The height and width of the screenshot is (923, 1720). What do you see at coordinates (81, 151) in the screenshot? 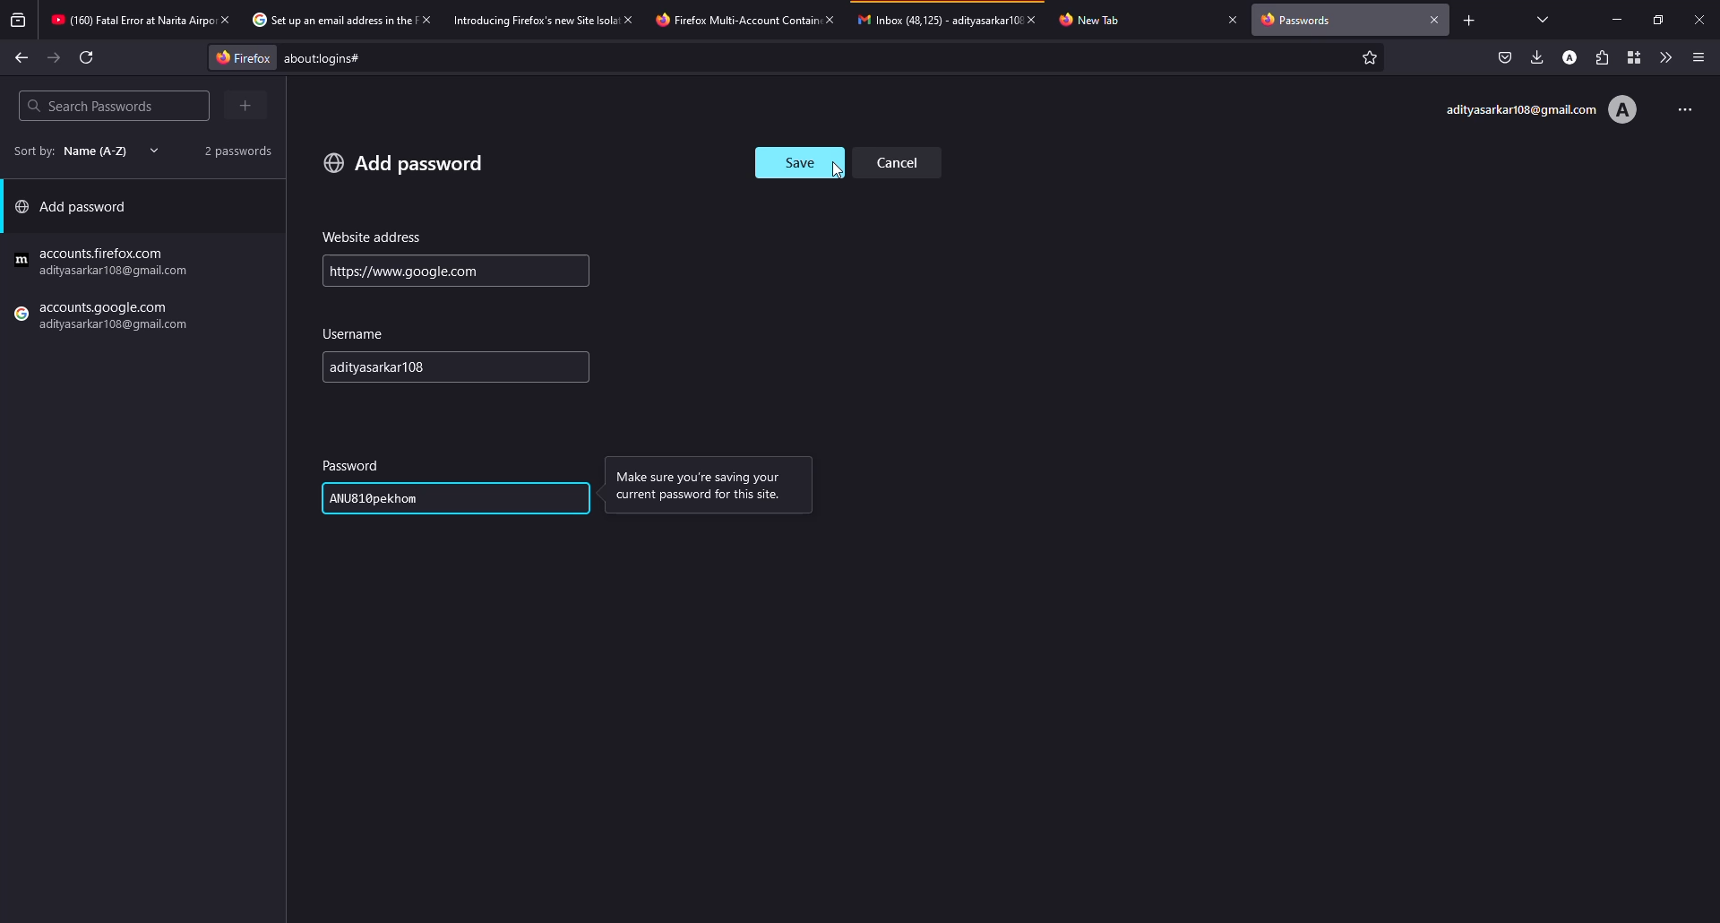
I see `sort by name` at bounding box center [81, 151].